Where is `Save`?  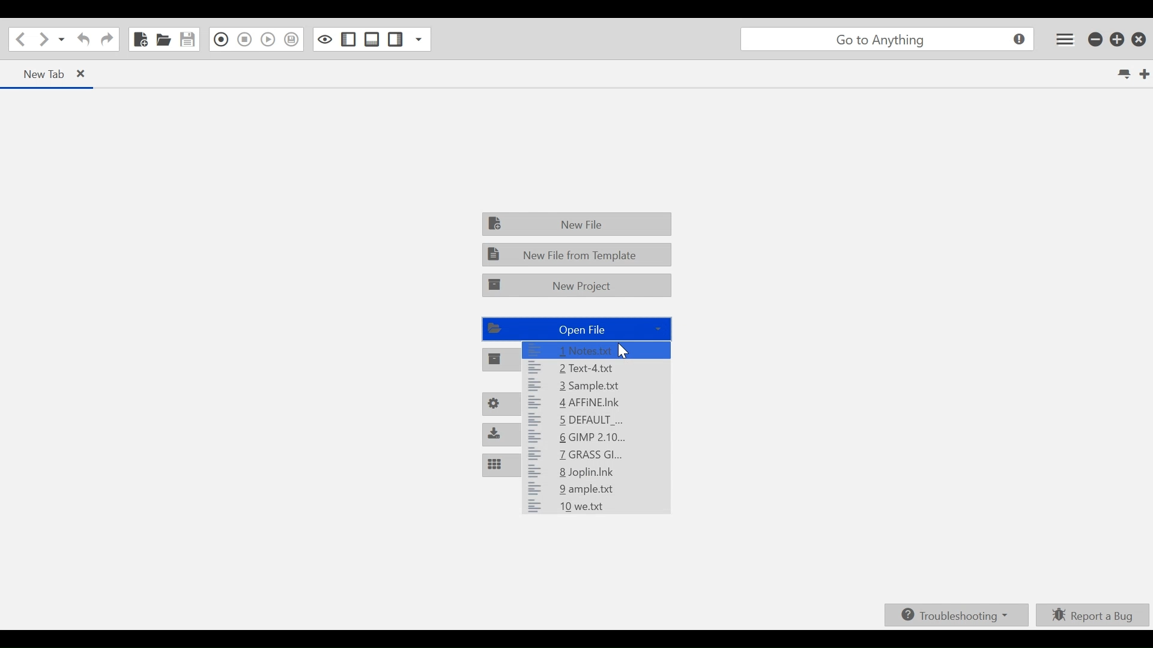 Save is located at coordinates (188, 39).